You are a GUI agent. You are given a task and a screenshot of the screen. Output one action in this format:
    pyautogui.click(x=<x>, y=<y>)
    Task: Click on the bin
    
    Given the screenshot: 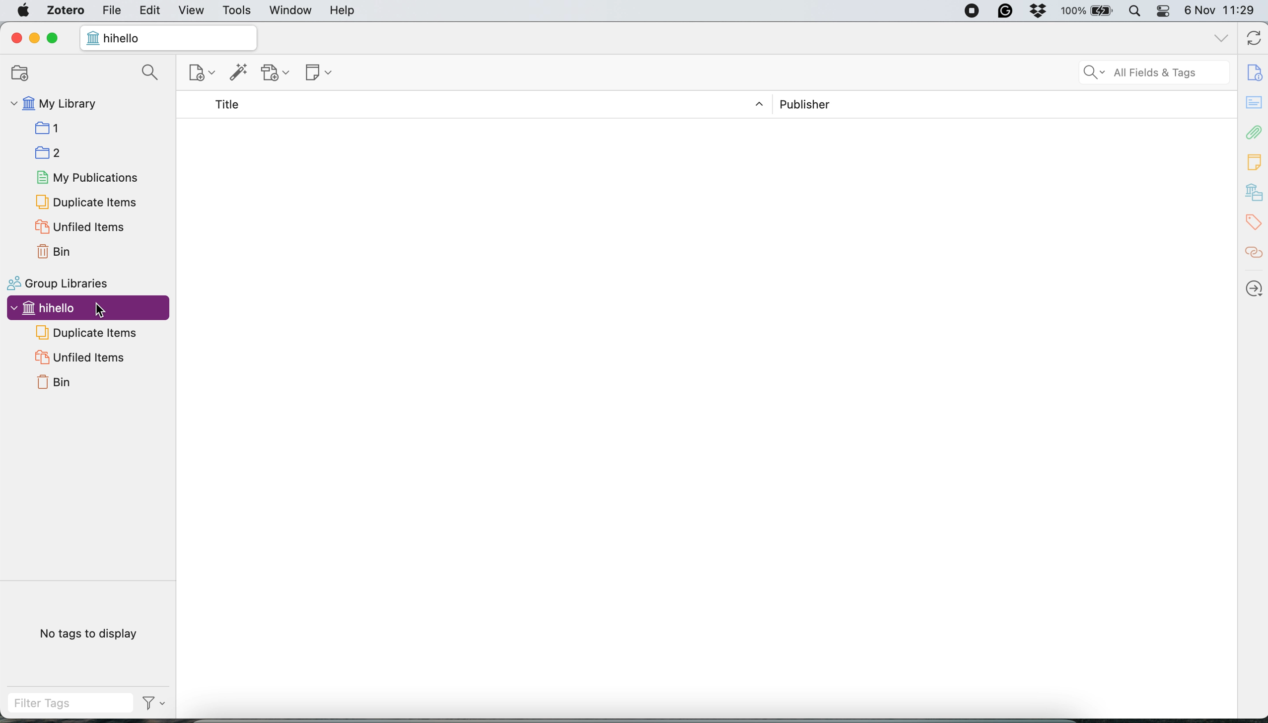 What is the action you would take?
    pyautogui.click(x=59, y=382)
    